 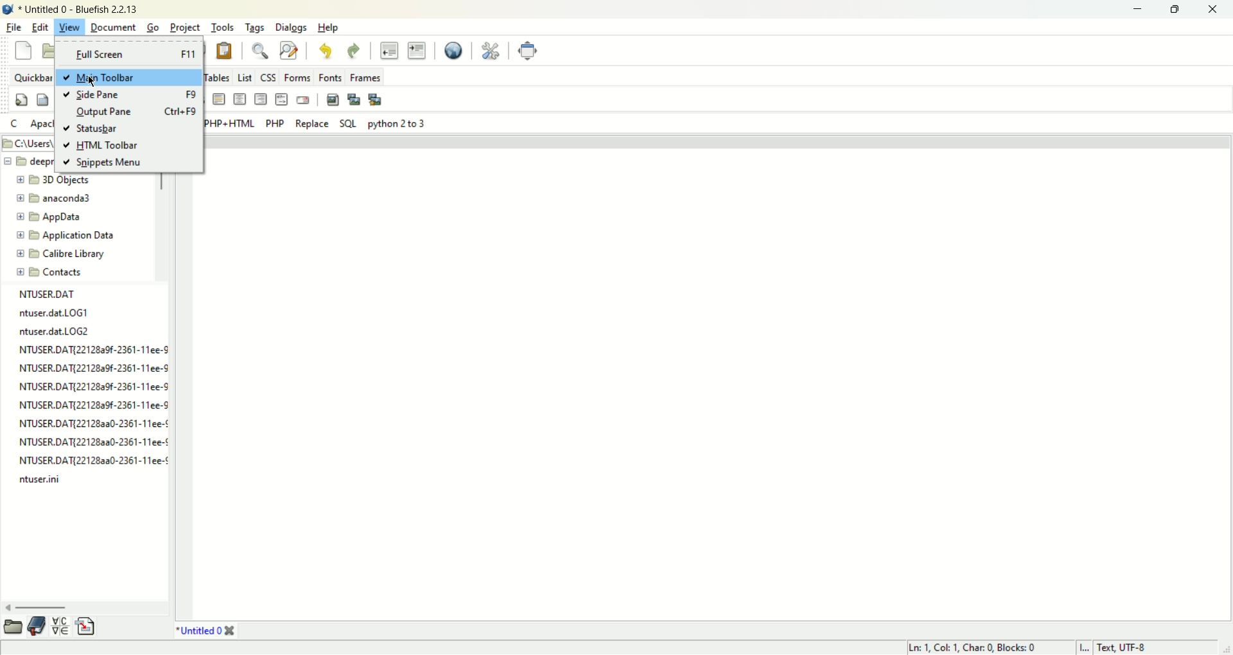 What do you see at coordinates (55, 180) in the screenshot?
I see `3D objects` at bounding box center [55, 180].